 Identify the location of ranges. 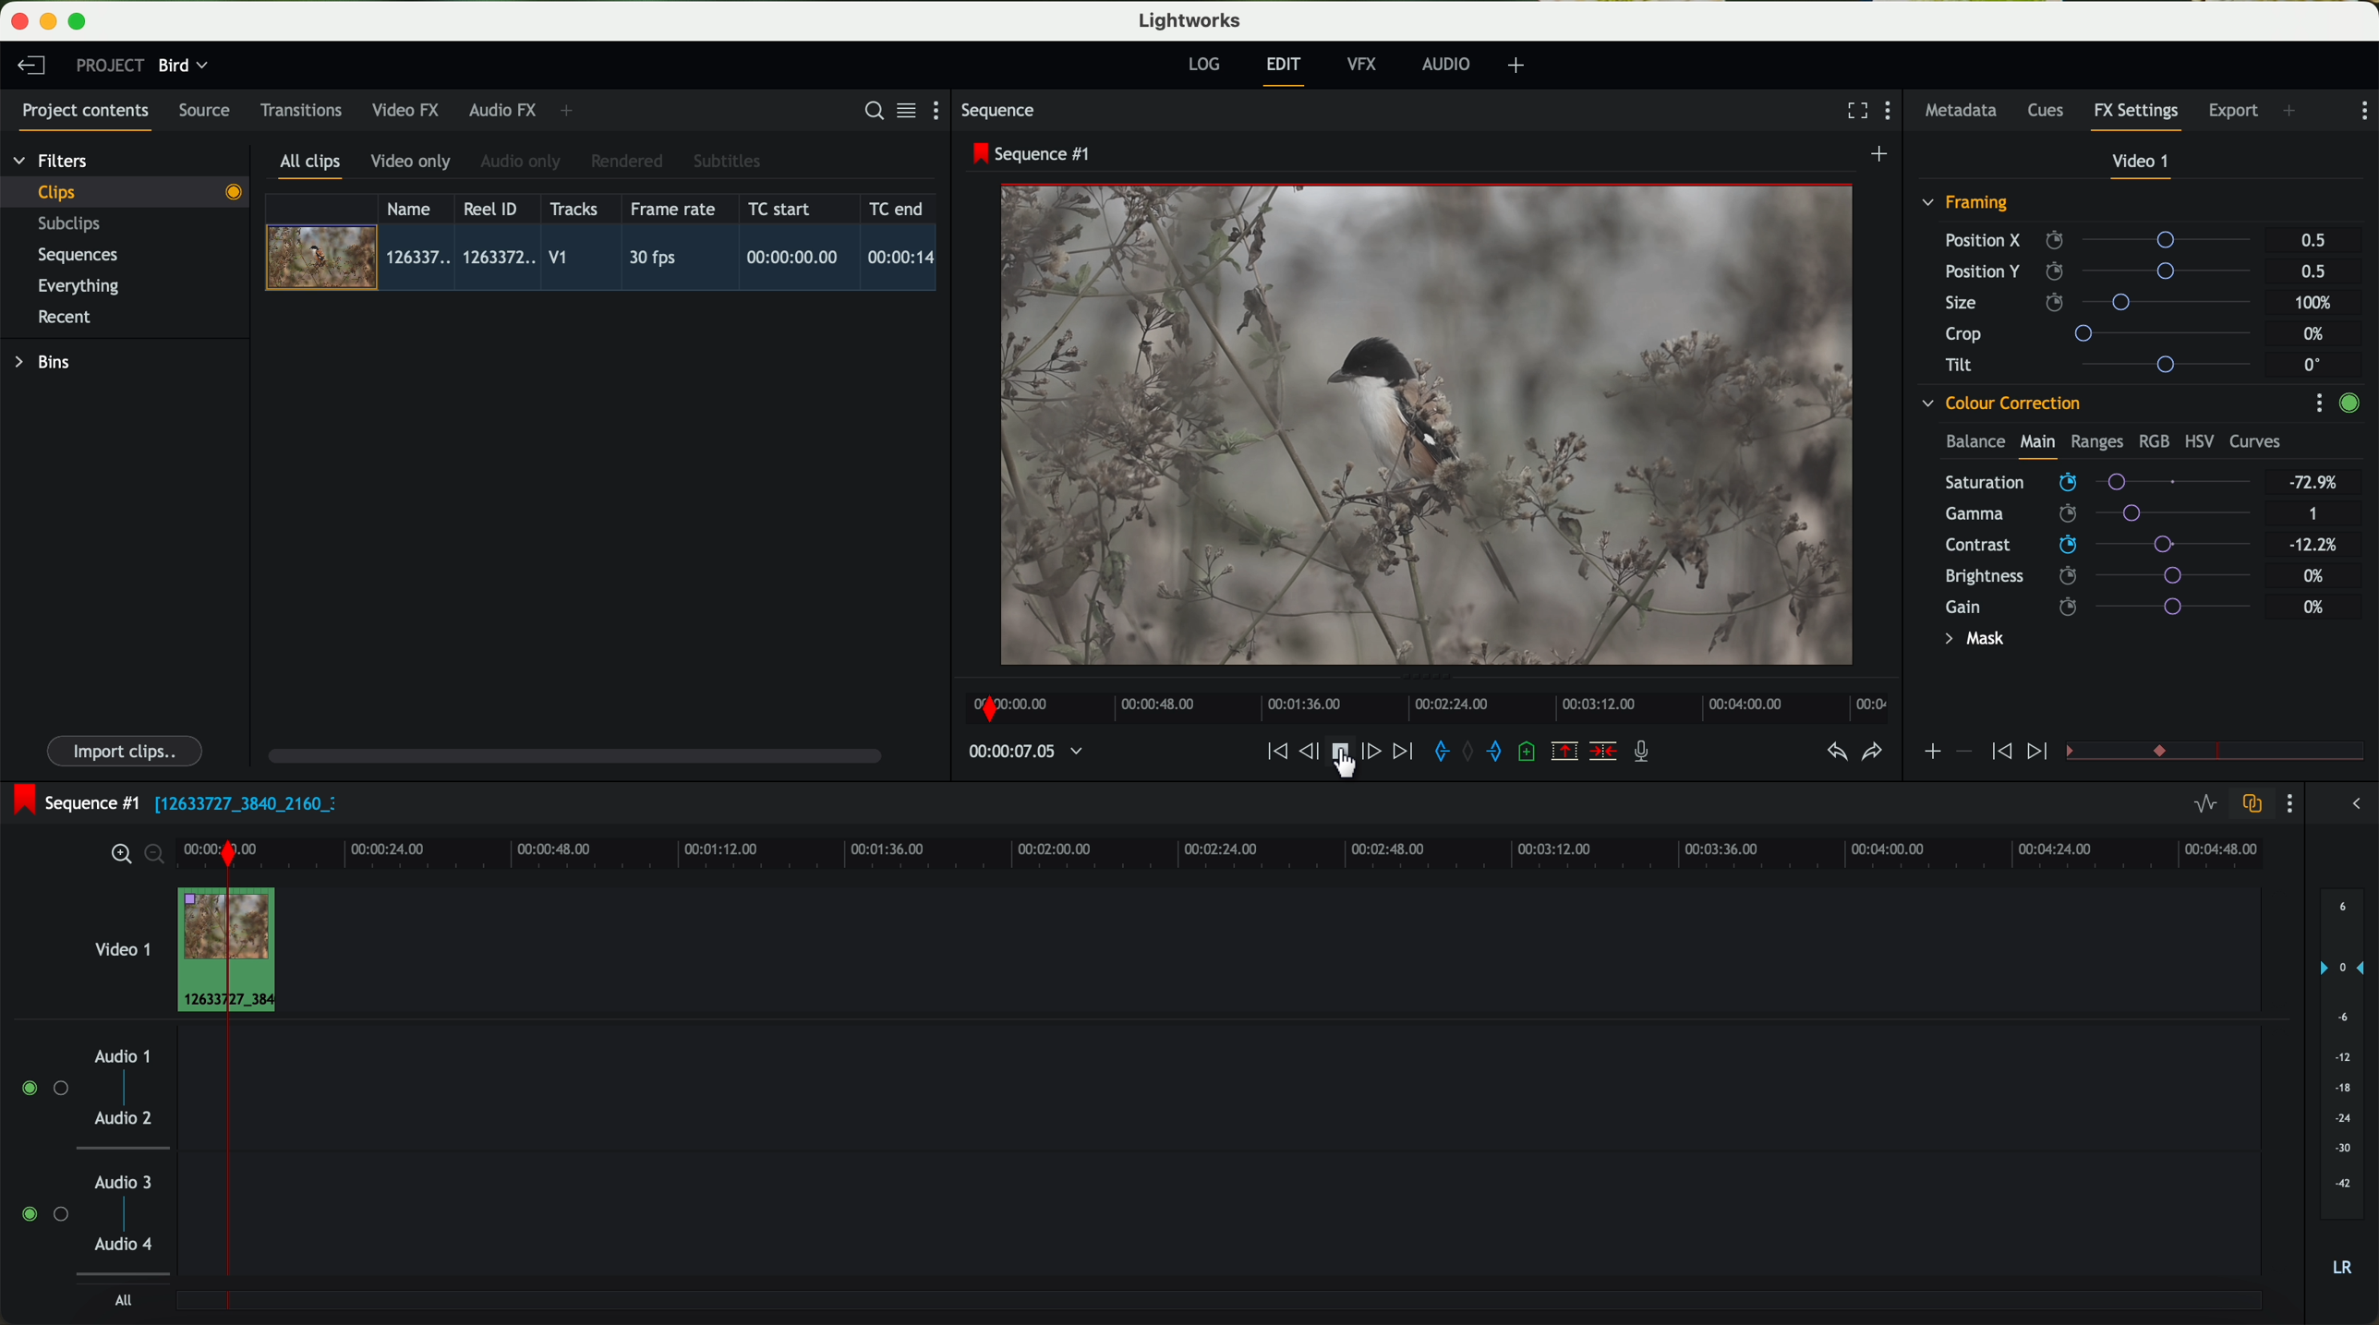
(2096, 440).